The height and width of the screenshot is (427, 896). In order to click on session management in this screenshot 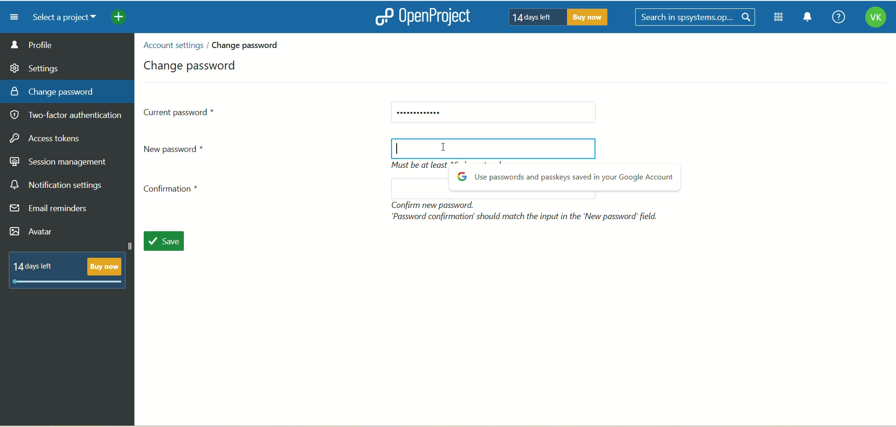, I will do `click(59, 160)`.